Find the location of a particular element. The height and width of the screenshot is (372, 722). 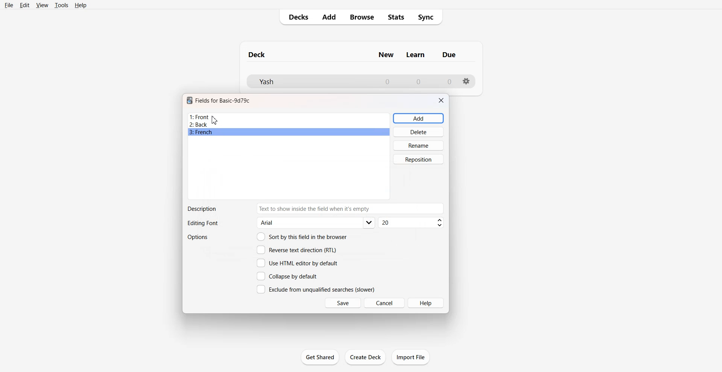

Sort by this field in the browser is located at coordinates (302, 236).